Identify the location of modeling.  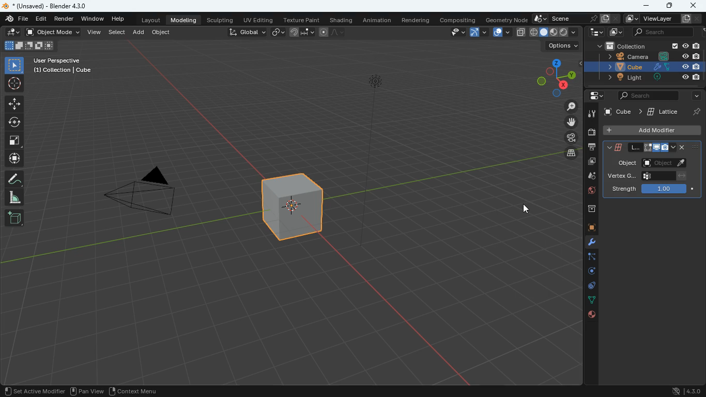
(184, 20).